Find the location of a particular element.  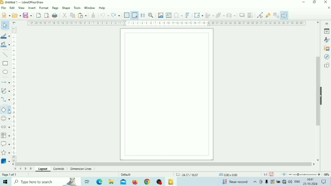

 is located at coordinates (565, 26).